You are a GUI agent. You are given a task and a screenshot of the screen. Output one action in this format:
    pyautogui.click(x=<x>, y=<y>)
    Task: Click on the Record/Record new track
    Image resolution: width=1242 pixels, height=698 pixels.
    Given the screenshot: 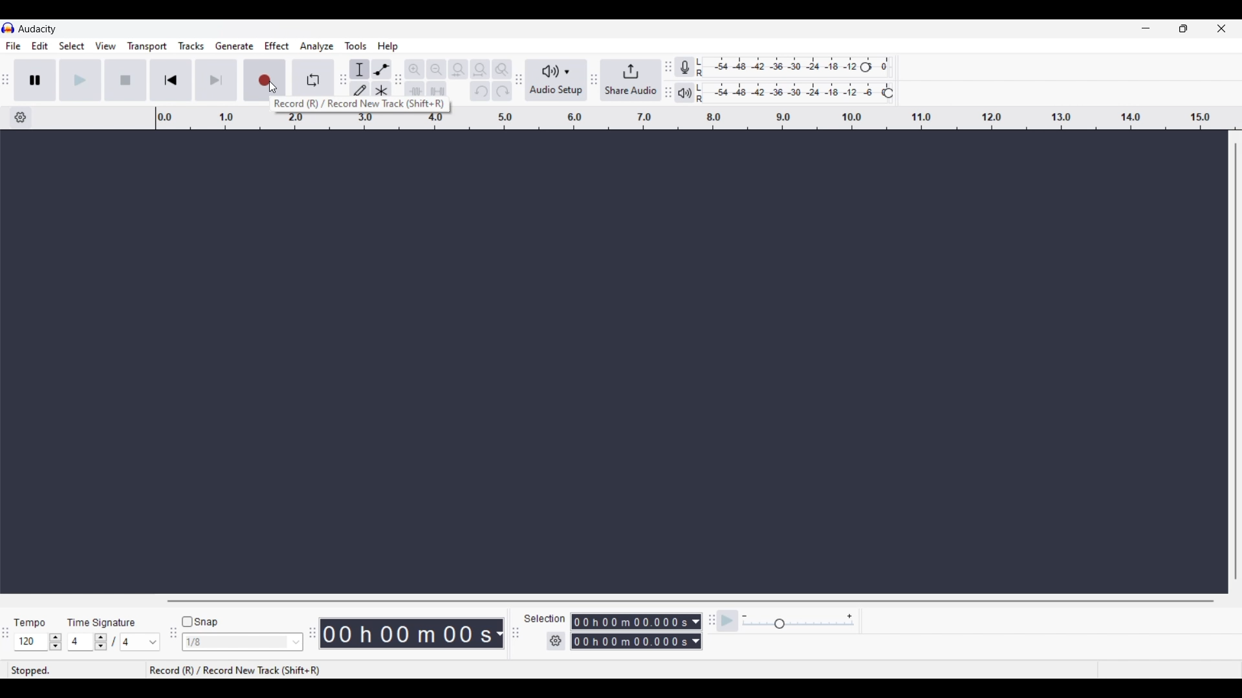 What is the action you would take?
    pyautogui.click(x=264, y=79)
    